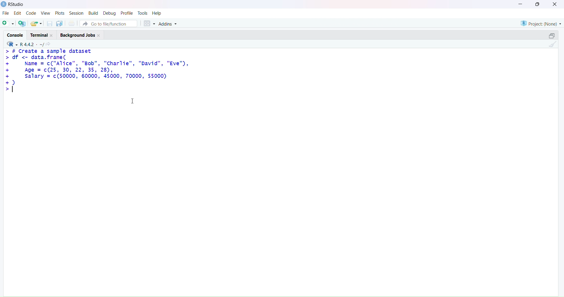 This screenshot has width=564, height=297. Describe the element at coordinates (42, 35) in the screenshot. I see `terminal` at that location.